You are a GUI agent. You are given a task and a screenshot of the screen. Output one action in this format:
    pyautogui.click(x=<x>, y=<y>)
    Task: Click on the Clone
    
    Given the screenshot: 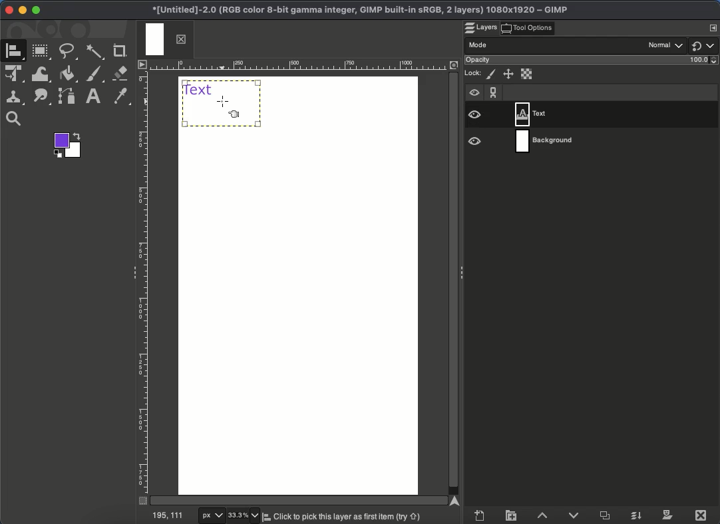 What is the action you would take?
    pyautogui.click(x=16, y=97)
    